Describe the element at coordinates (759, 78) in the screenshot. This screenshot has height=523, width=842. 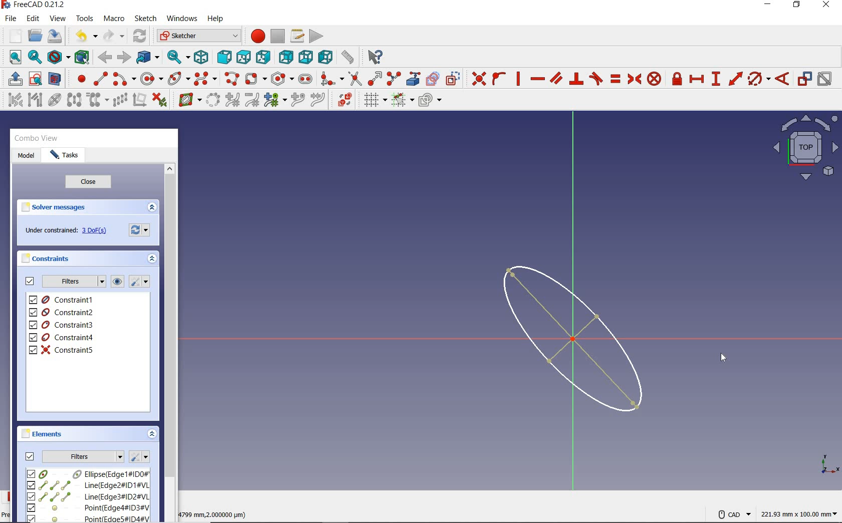
I see `constrain ar/circle` at that location.